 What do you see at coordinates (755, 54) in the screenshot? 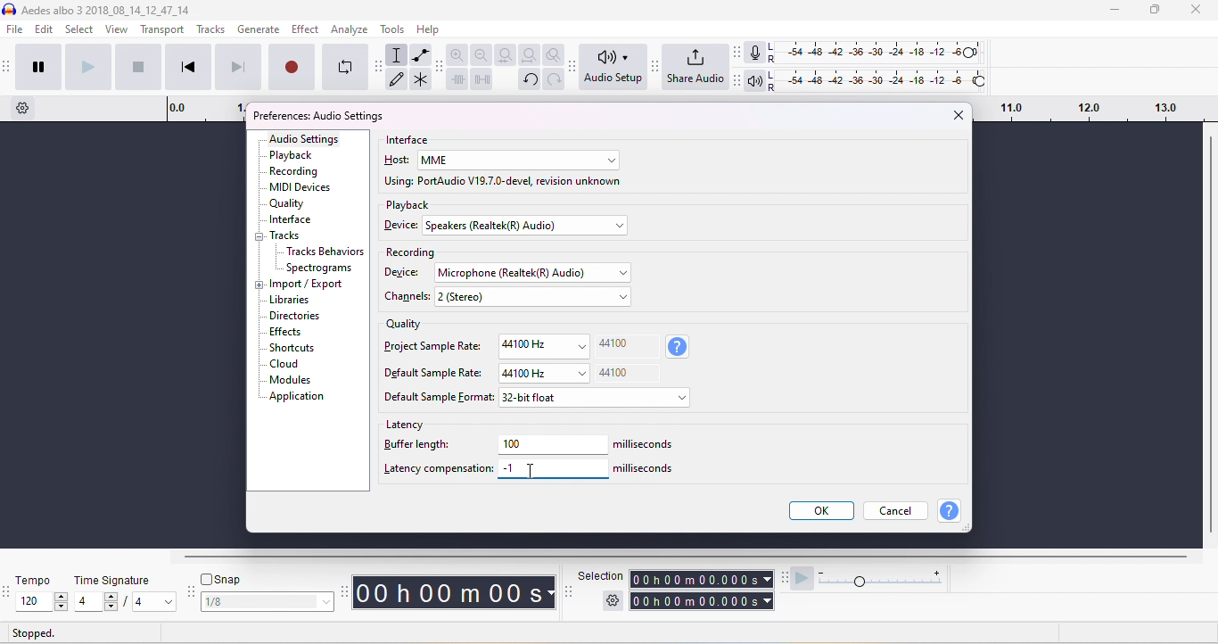
I see `recording meter` at bounding box center [755, 54].